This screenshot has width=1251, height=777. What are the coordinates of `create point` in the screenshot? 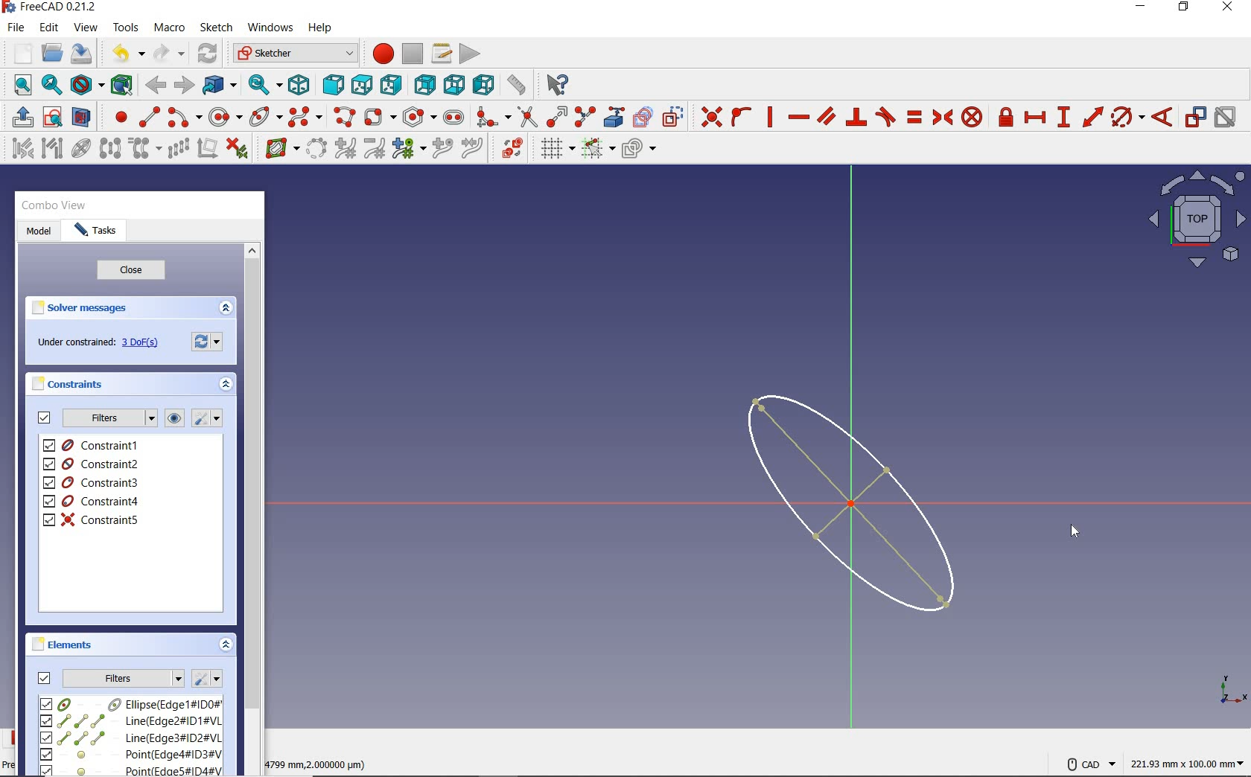 It's located at (118, 117).